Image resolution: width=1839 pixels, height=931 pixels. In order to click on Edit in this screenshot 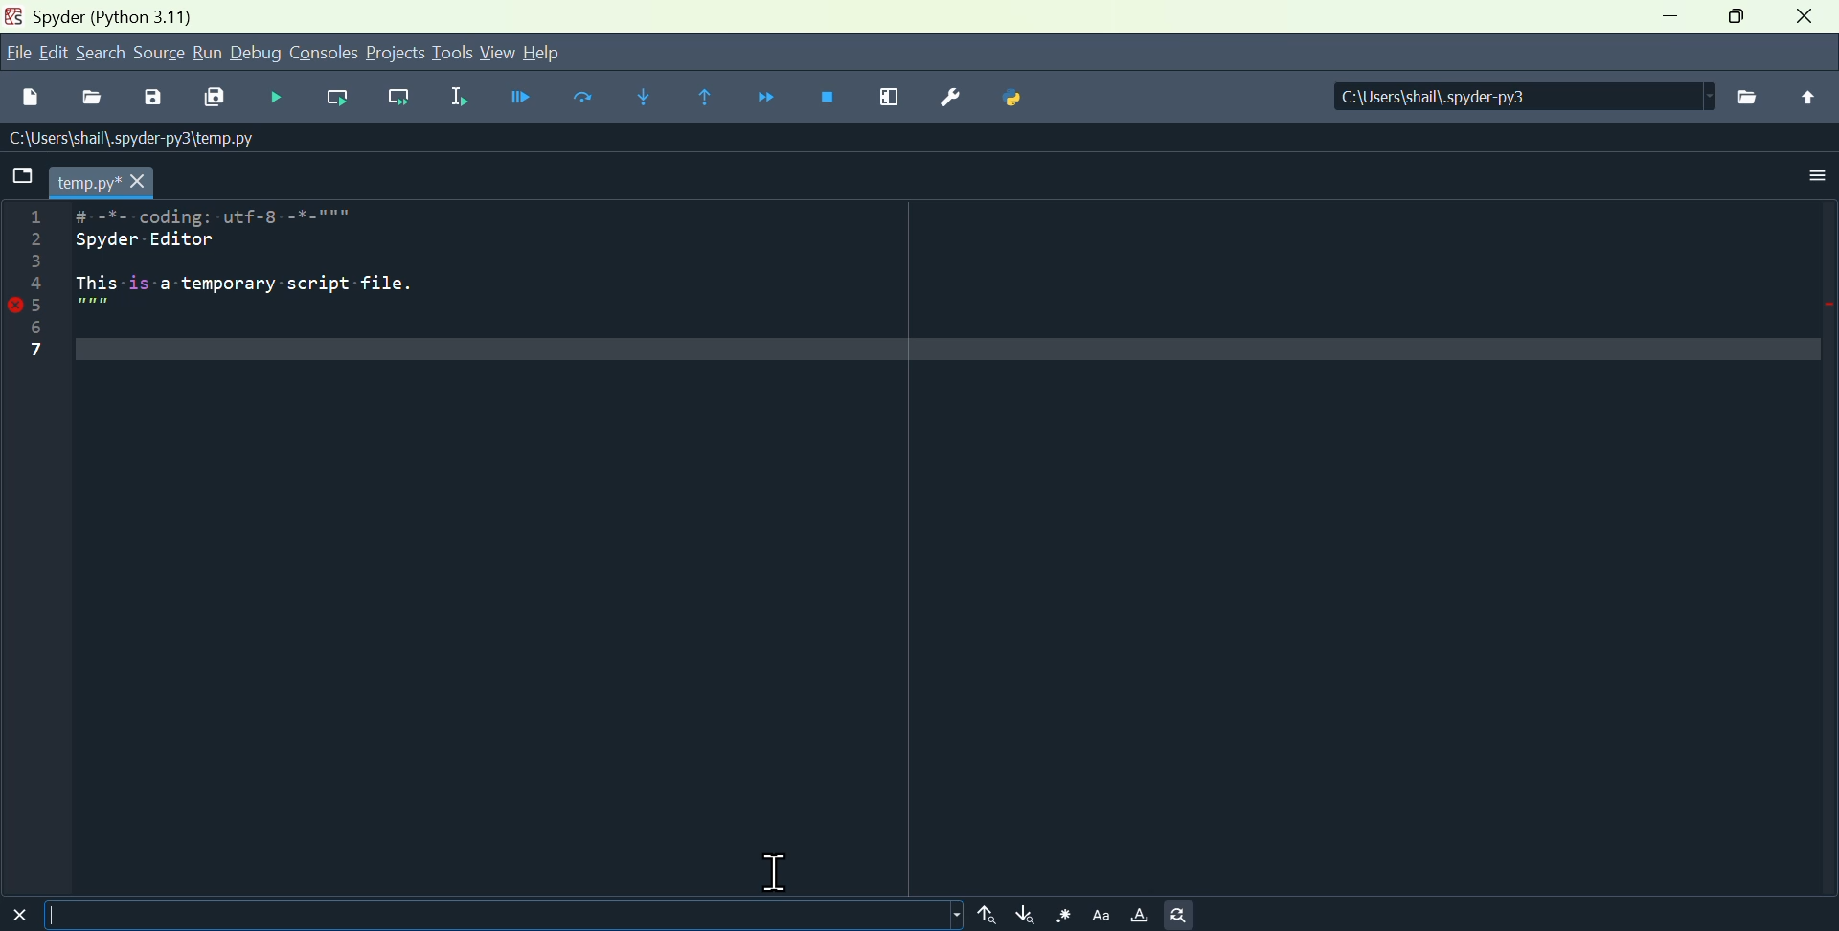, I will do `click(56, 54)`.